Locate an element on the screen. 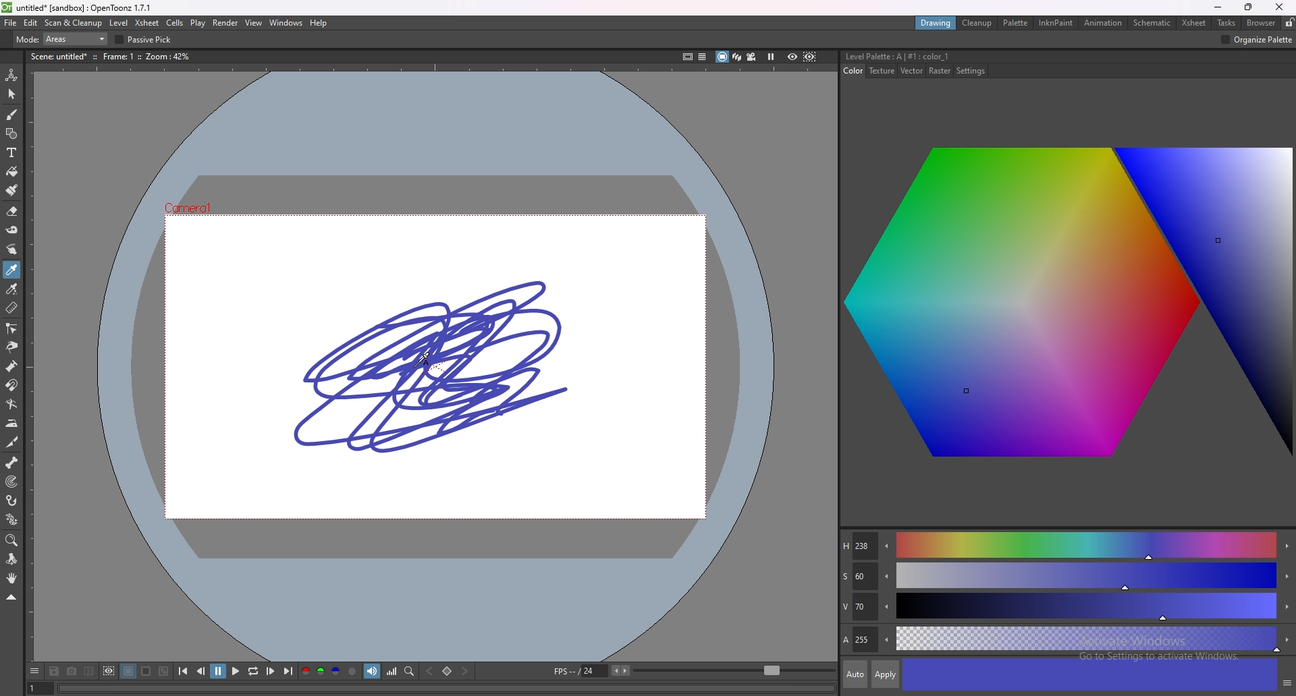 This screenshot has width=1296, height=696. inknpaint is located at coordinates (1056, 22).